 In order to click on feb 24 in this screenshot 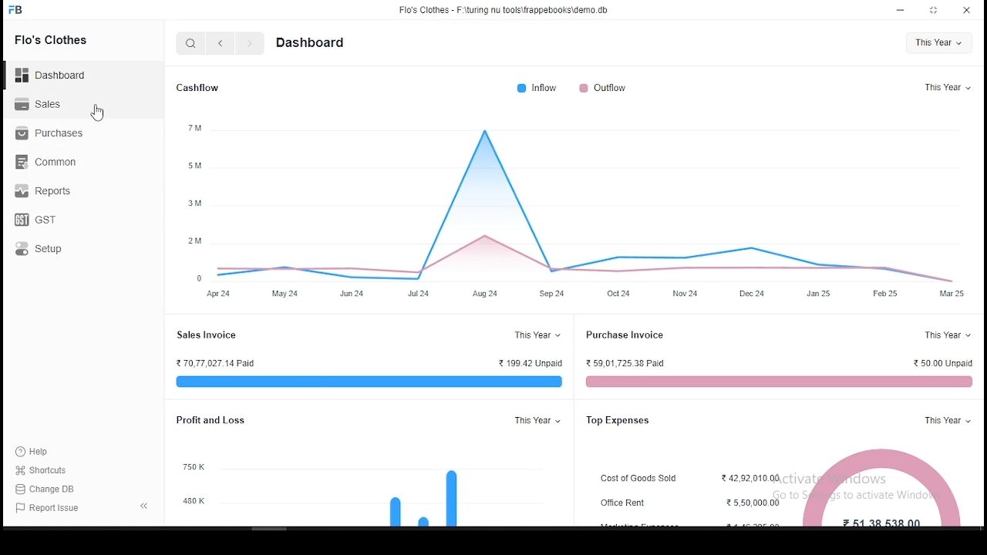, I will do `click(888, 293)`.